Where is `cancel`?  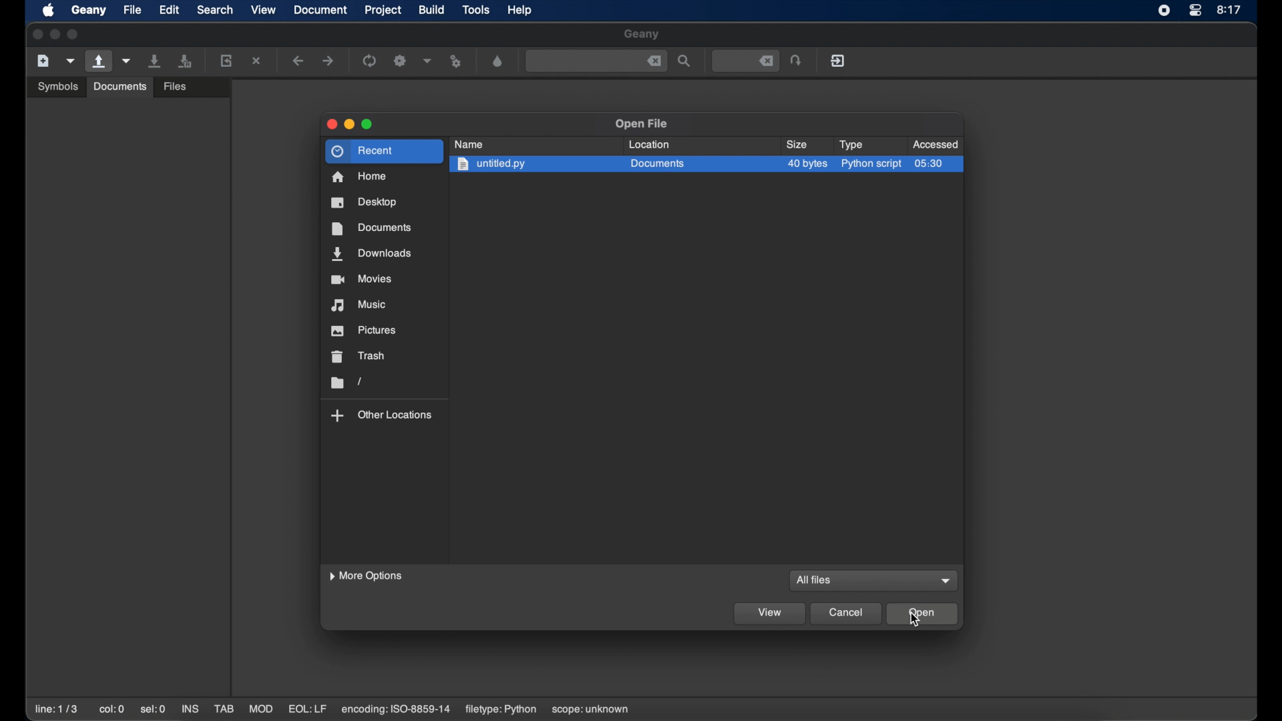 cancel is located at coordinates (847, 614).